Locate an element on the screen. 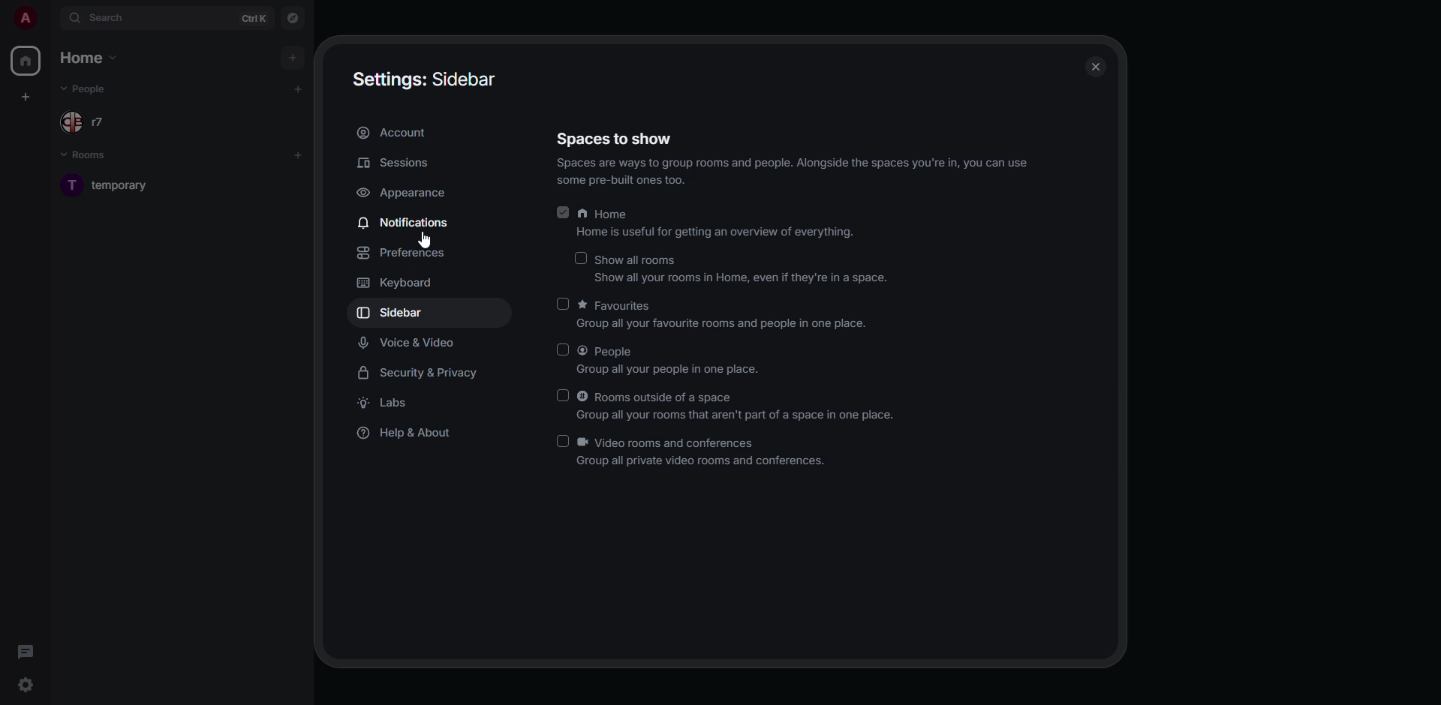  threads is located at coordinates (28, 652).